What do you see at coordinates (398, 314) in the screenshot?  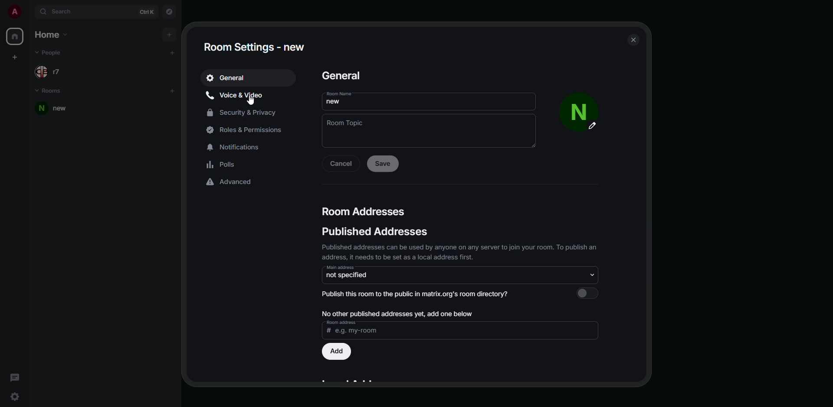 I see `No other published addresses yet, add one below` at bounding box center [398, 314].